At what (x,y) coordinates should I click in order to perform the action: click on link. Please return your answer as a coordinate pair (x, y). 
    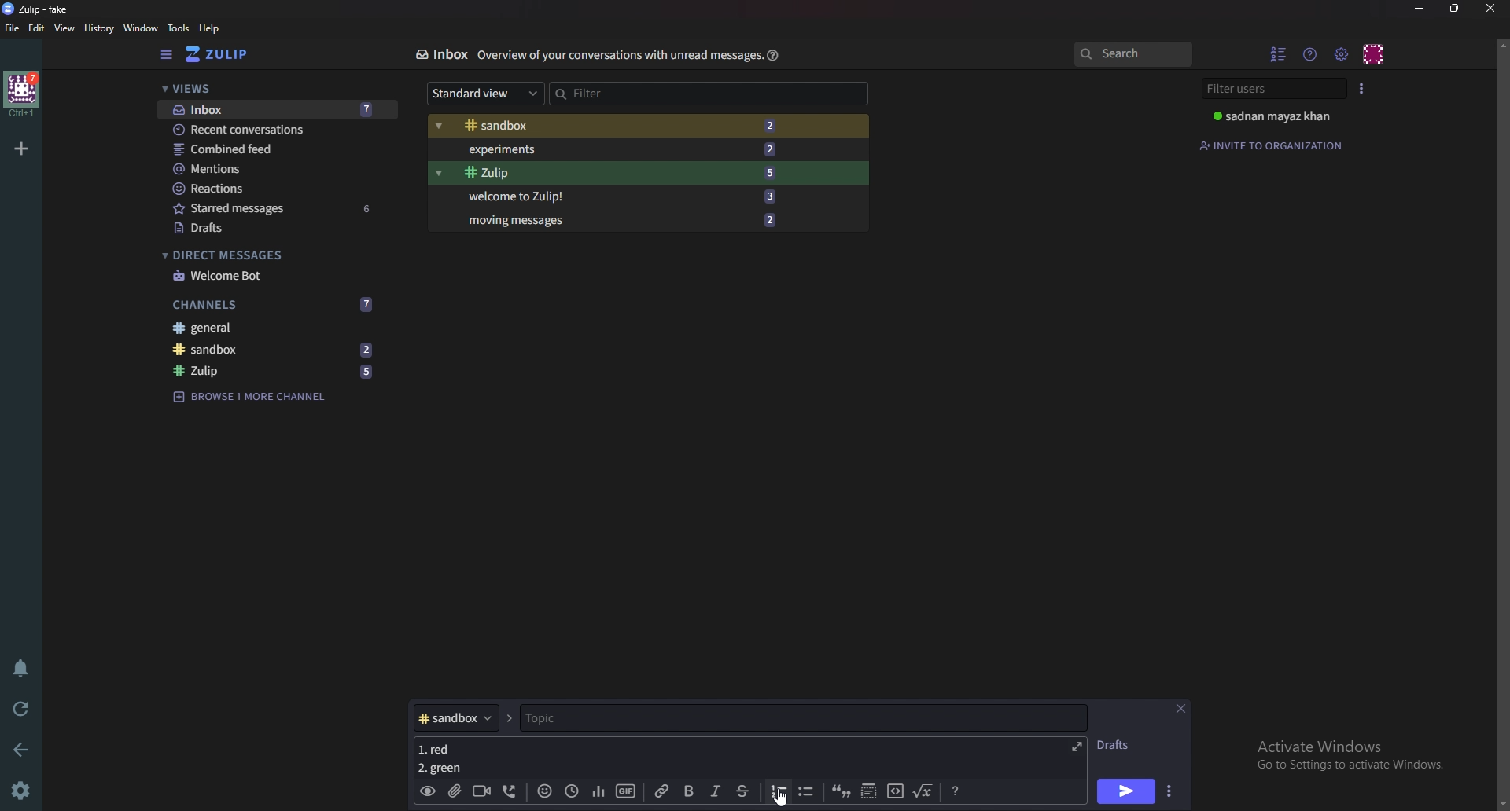
    Looking at the image, I should click on (663, 791).